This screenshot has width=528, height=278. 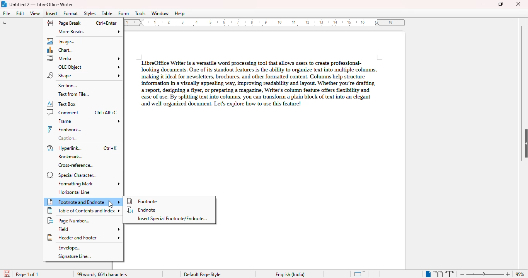 What do you see at coordinates (82, 148) in the screenshot?
I see `hyperlink` at bounding box center [82, 148].